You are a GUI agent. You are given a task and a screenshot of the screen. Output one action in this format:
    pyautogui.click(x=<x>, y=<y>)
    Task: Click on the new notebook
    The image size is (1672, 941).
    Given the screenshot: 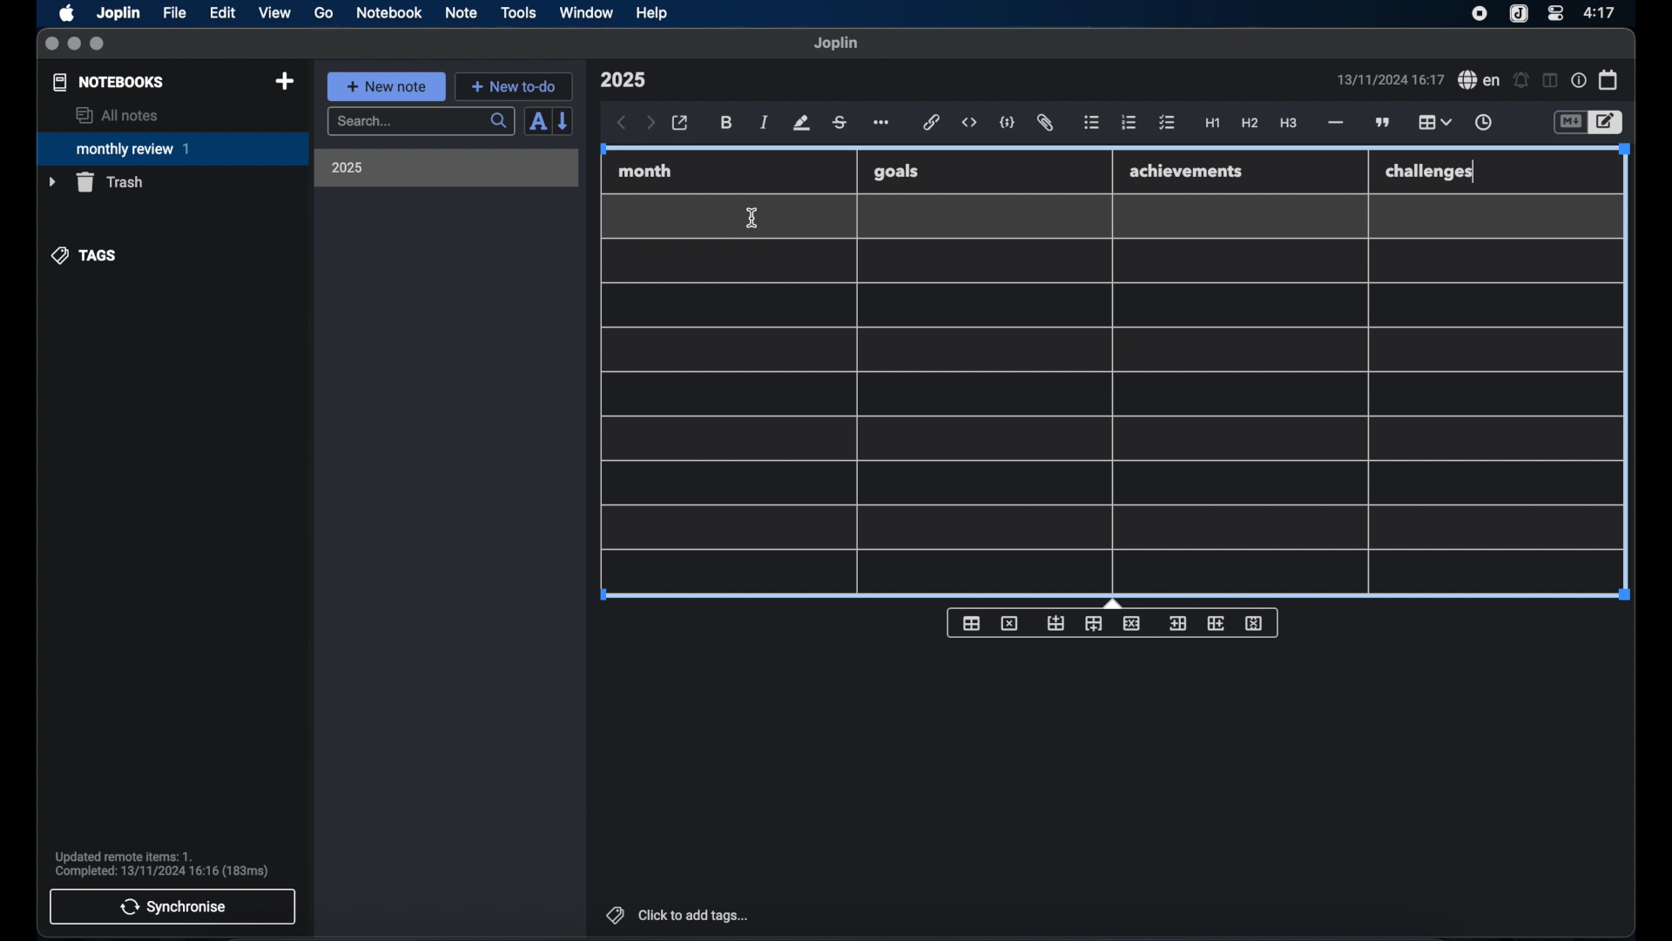 What is the action you would take?
    pyautogui.click(x=284, y=82)
    